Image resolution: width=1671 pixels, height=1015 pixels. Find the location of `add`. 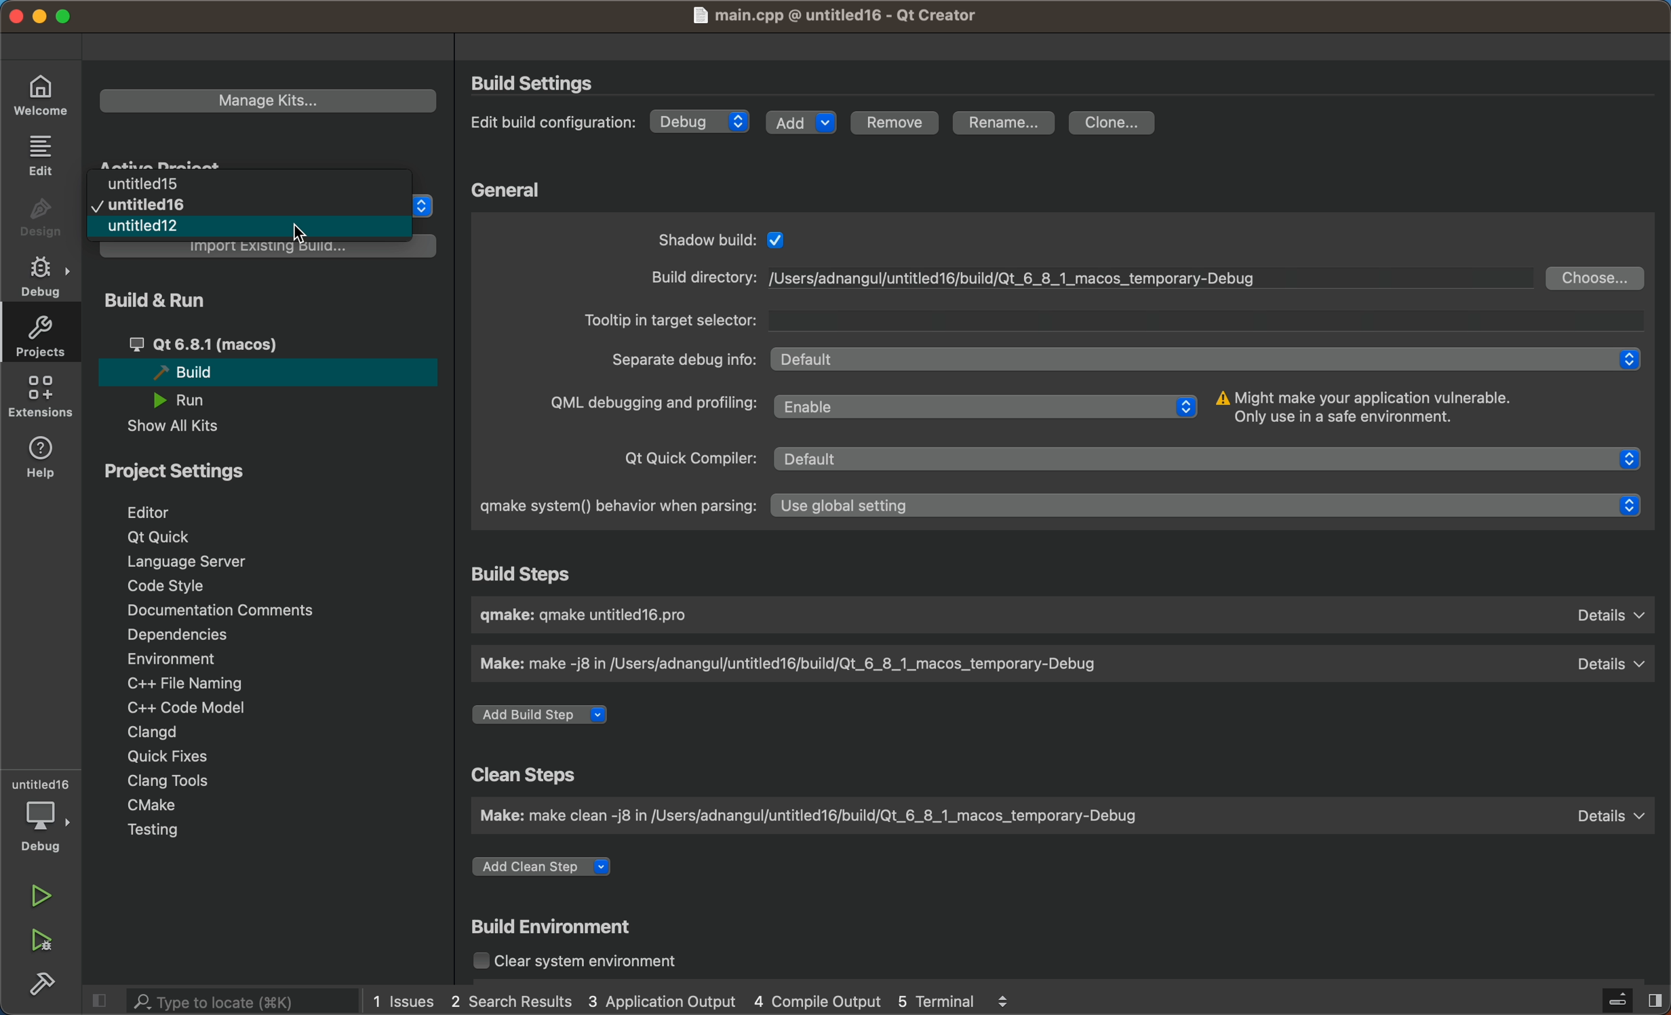

add is located at coordinates (802, 125).